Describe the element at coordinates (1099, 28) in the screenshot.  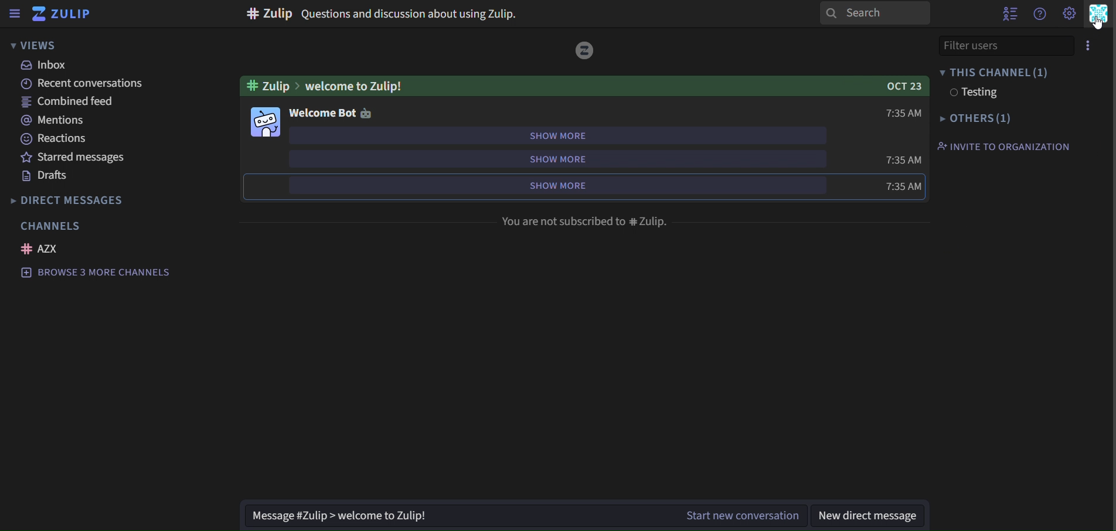
I see `Cursor` at that location.